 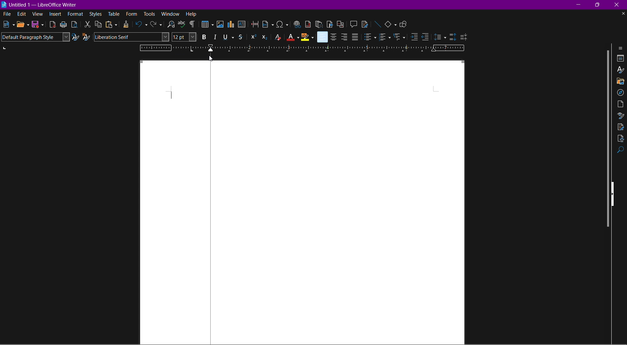 I want to click on Properties, so click(x=621, y=59).